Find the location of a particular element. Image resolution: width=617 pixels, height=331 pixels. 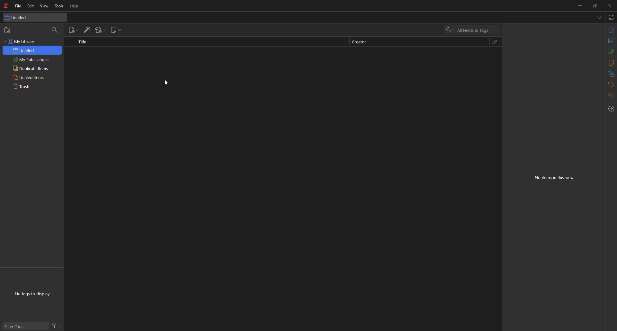

help is located at coordinates (76, 6).